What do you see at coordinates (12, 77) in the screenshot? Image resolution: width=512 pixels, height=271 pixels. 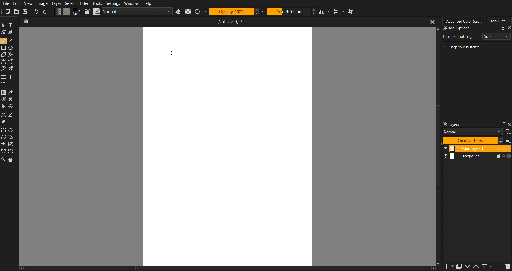 I see `Free Move` at bounding box center [12, 77].